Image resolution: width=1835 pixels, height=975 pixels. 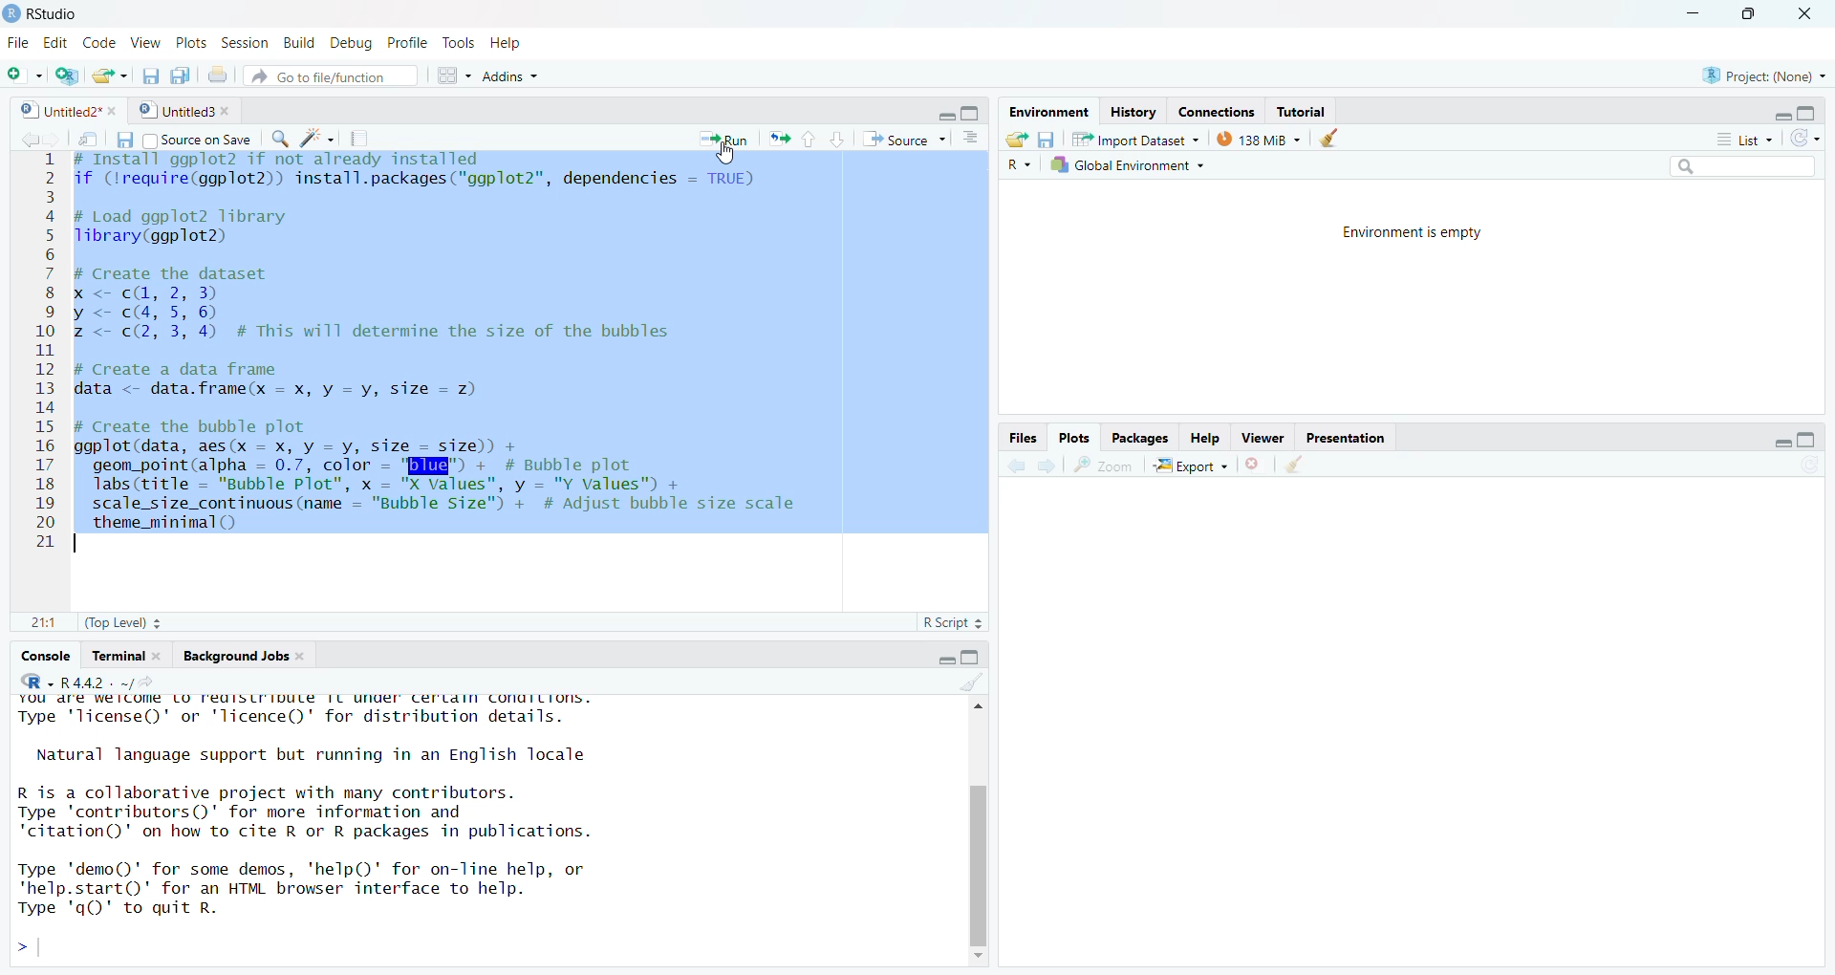 What do you see at coordinates (1333, 138) in the screenshot?
I see `clear objects` at bounding box center [1333, 138].